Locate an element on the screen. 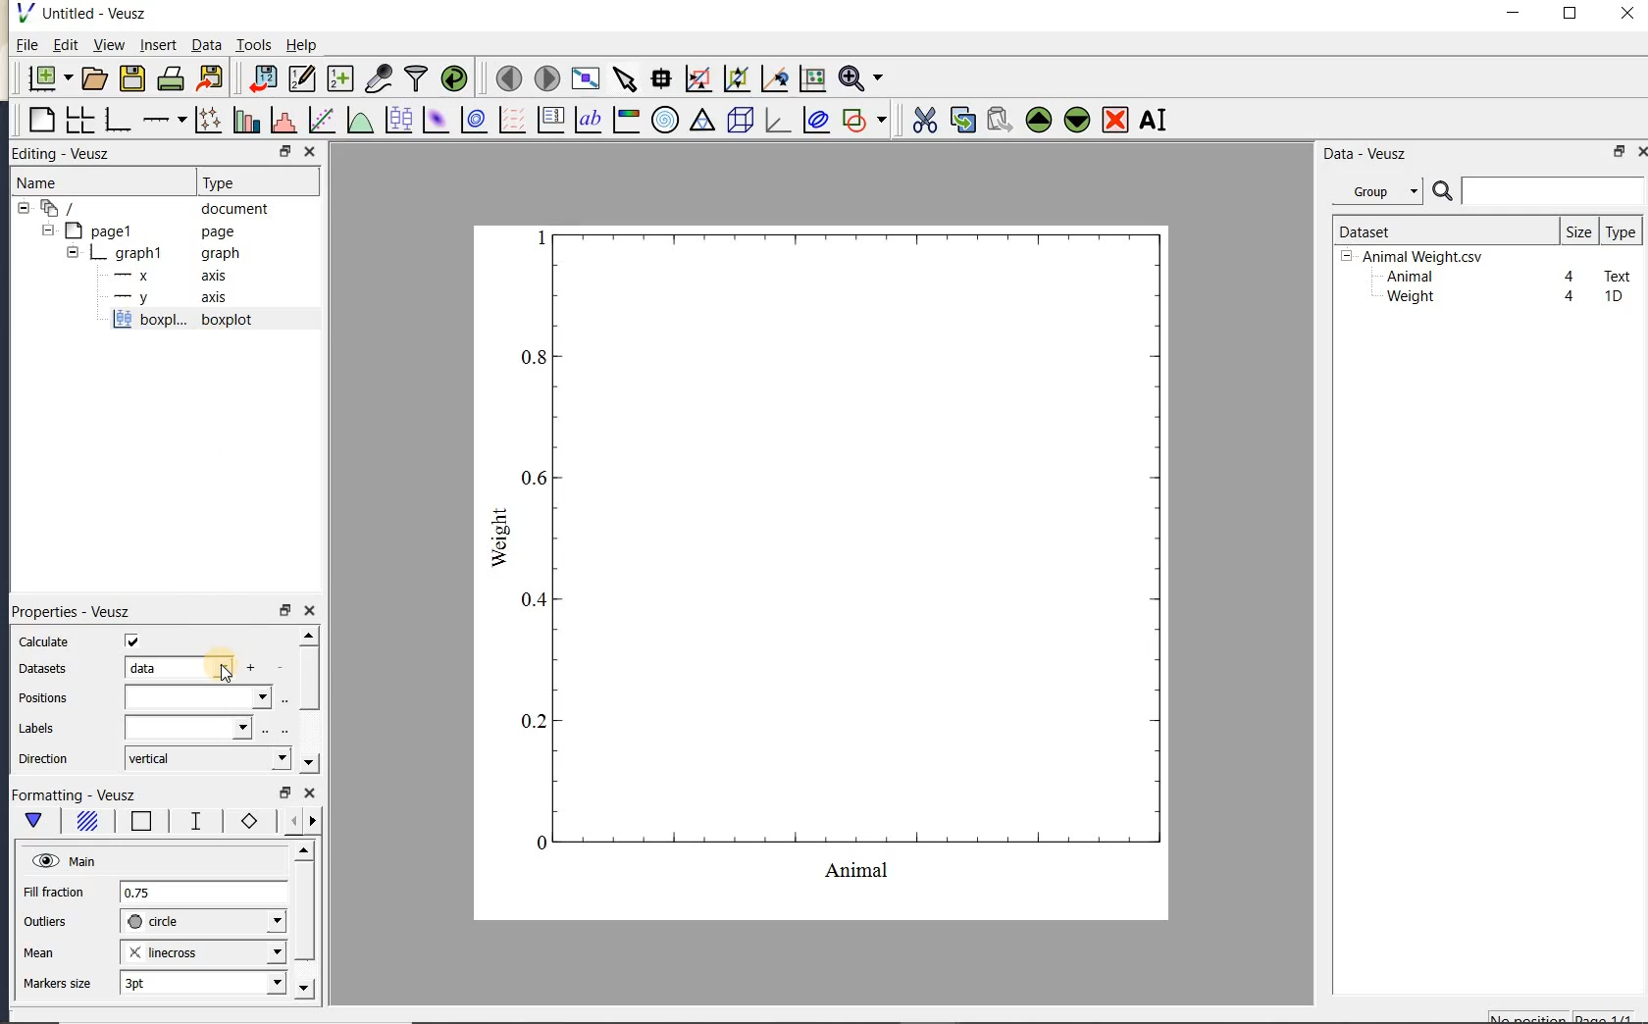  move to the previous page is located at coordinates (505, 77).